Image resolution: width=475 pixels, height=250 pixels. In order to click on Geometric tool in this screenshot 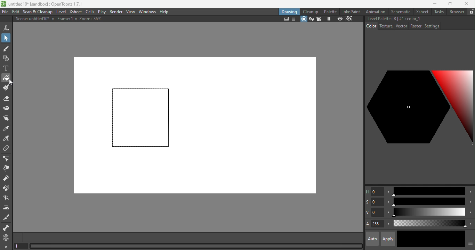, I will do `click(5, 59)`.